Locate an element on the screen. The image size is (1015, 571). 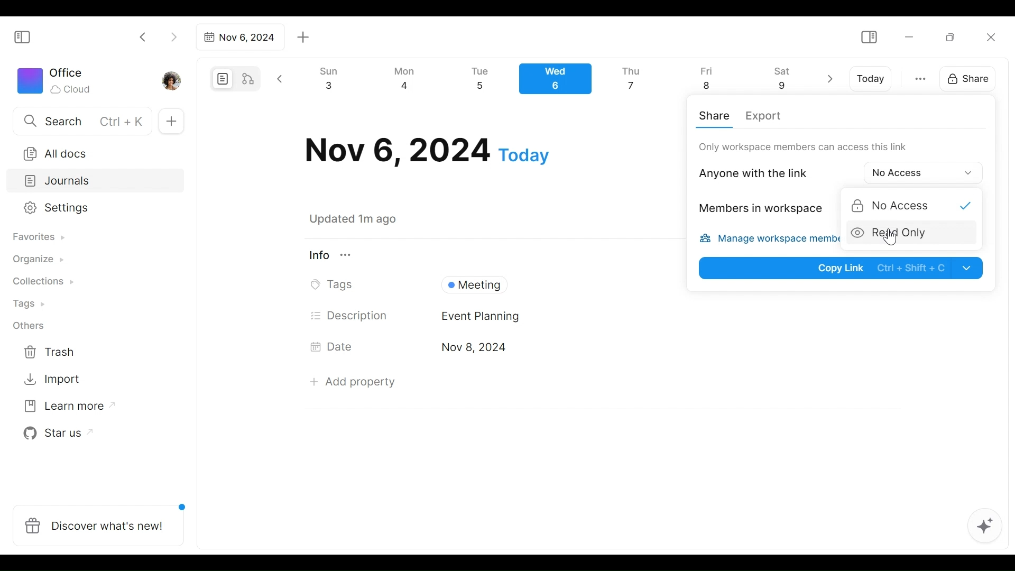
Tags Field is located at coordinates (555, 282).